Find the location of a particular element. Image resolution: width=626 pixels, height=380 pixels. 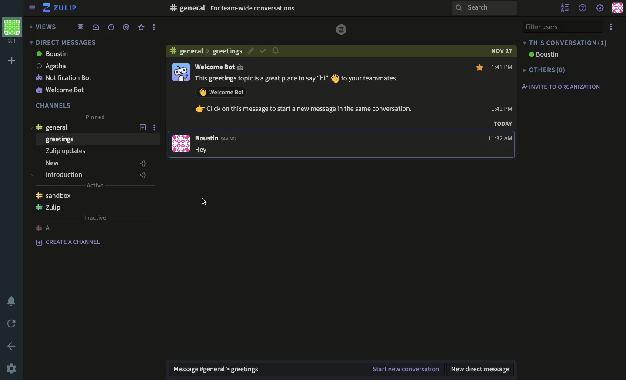

notification bot is located at coordinates (63, 89).